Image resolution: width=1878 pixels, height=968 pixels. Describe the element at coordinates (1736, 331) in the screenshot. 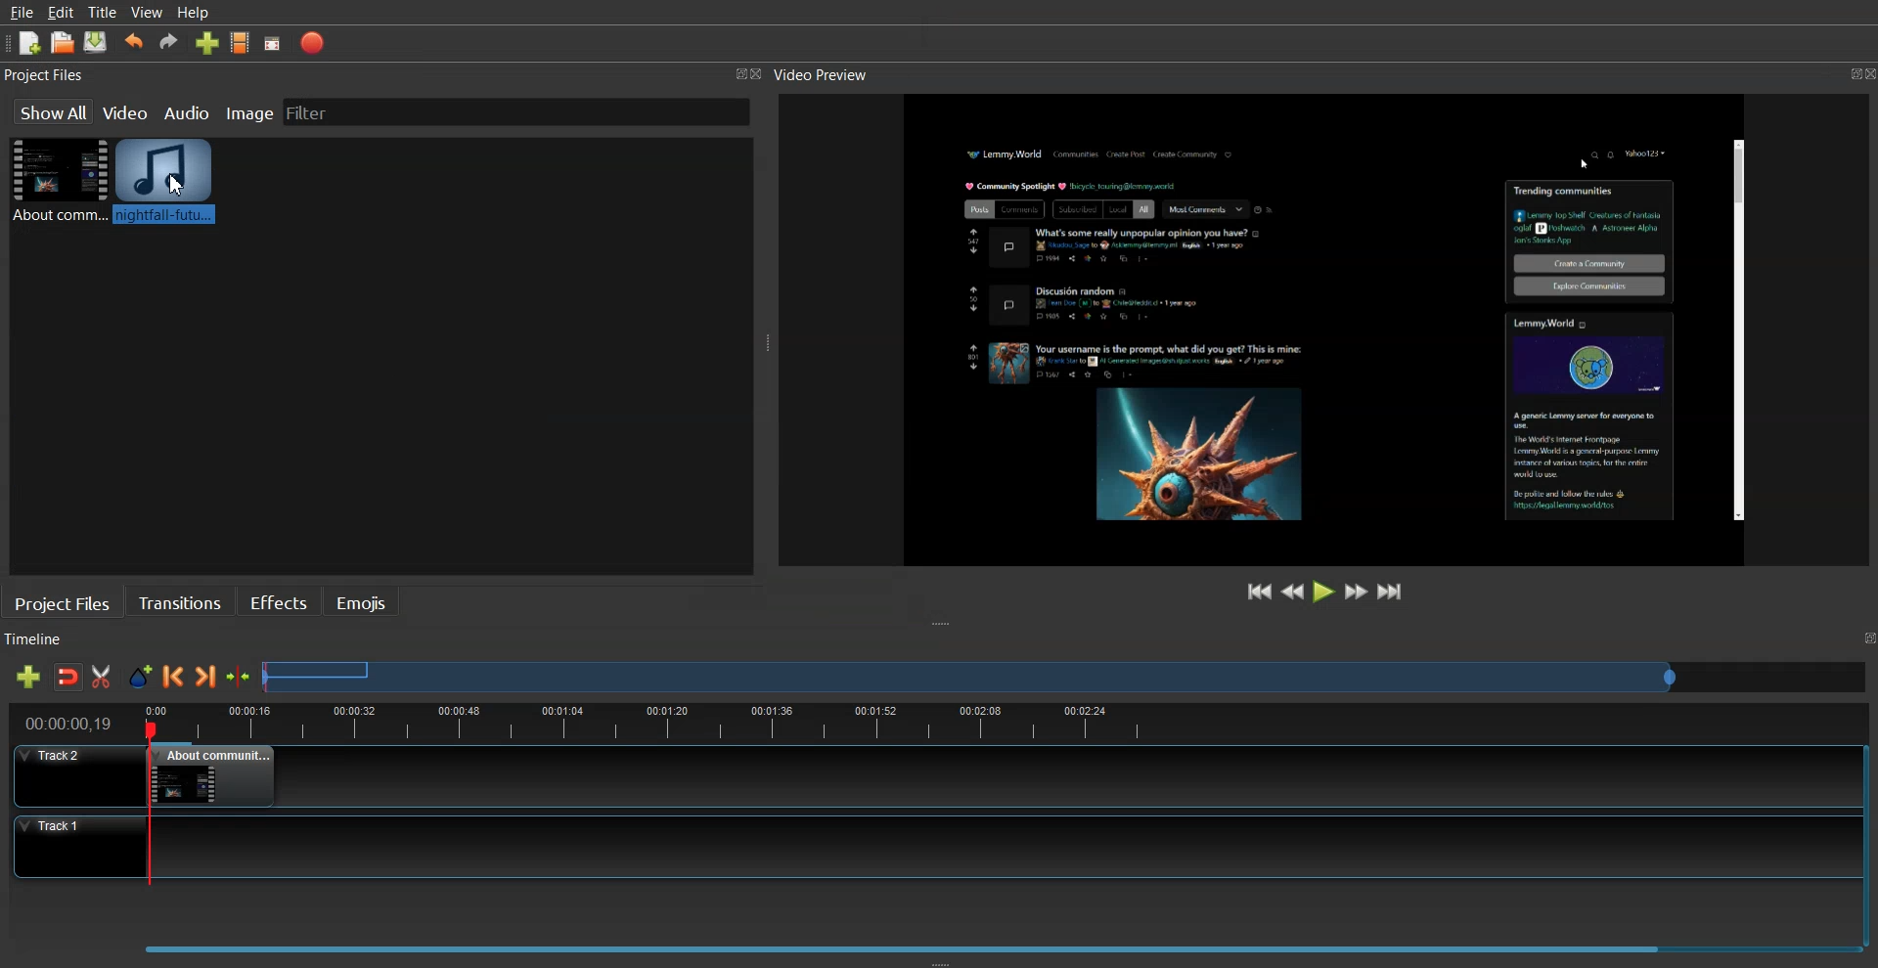

I see `Scrollbar` at that location.